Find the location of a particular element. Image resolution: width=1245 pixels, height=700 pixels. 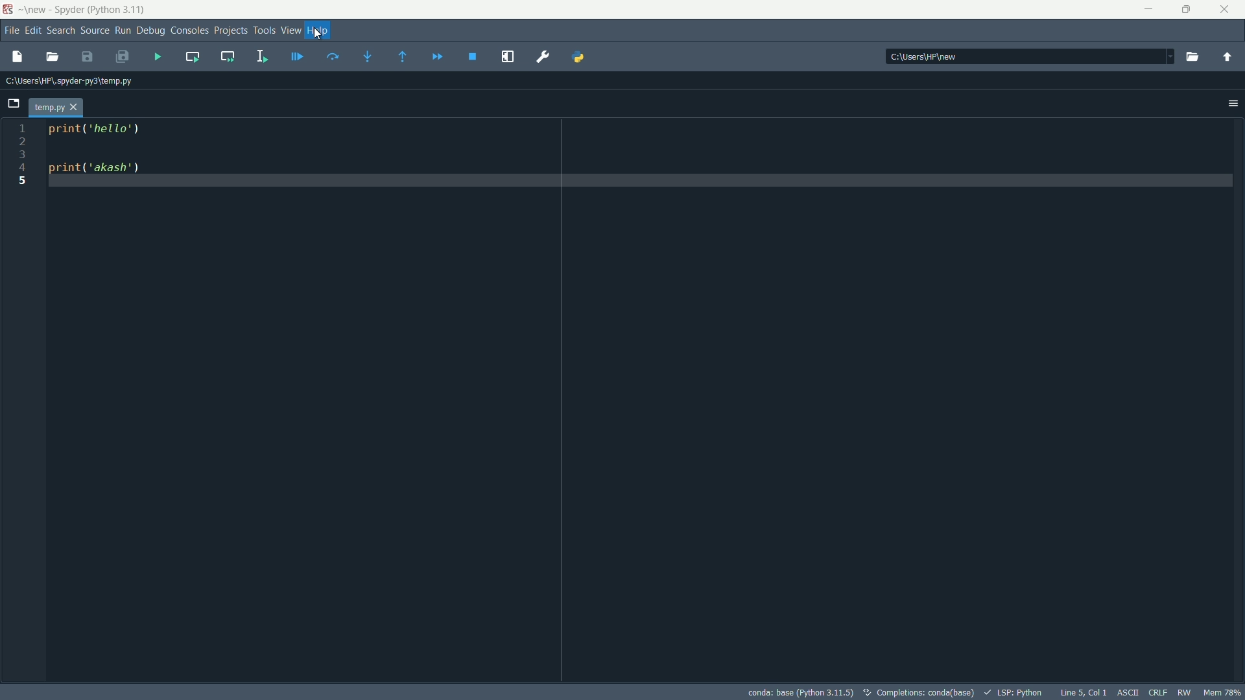

run selection or current line is located at coordinates (261, 56).